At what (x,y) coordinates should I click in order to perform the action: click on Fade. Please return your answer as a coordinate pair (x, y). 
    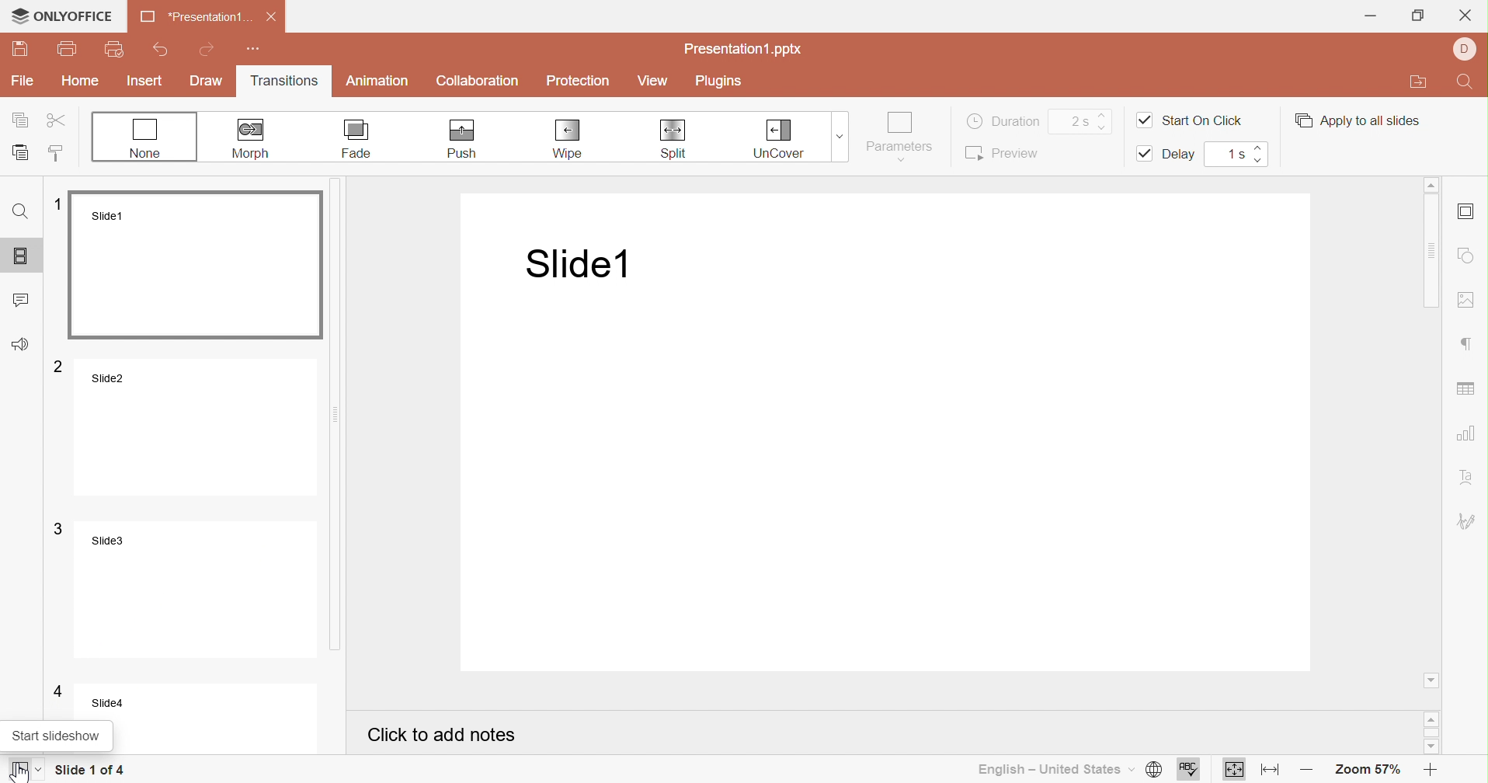
    Looking at the image, I should click on (358, 139).